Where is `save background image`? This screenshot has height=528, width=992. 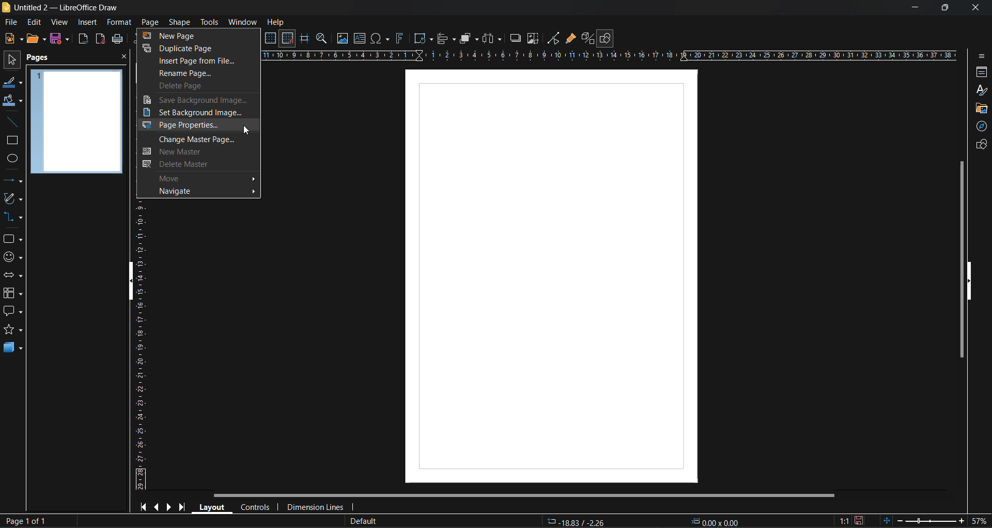
save background image is located at coordinates (198, 101).